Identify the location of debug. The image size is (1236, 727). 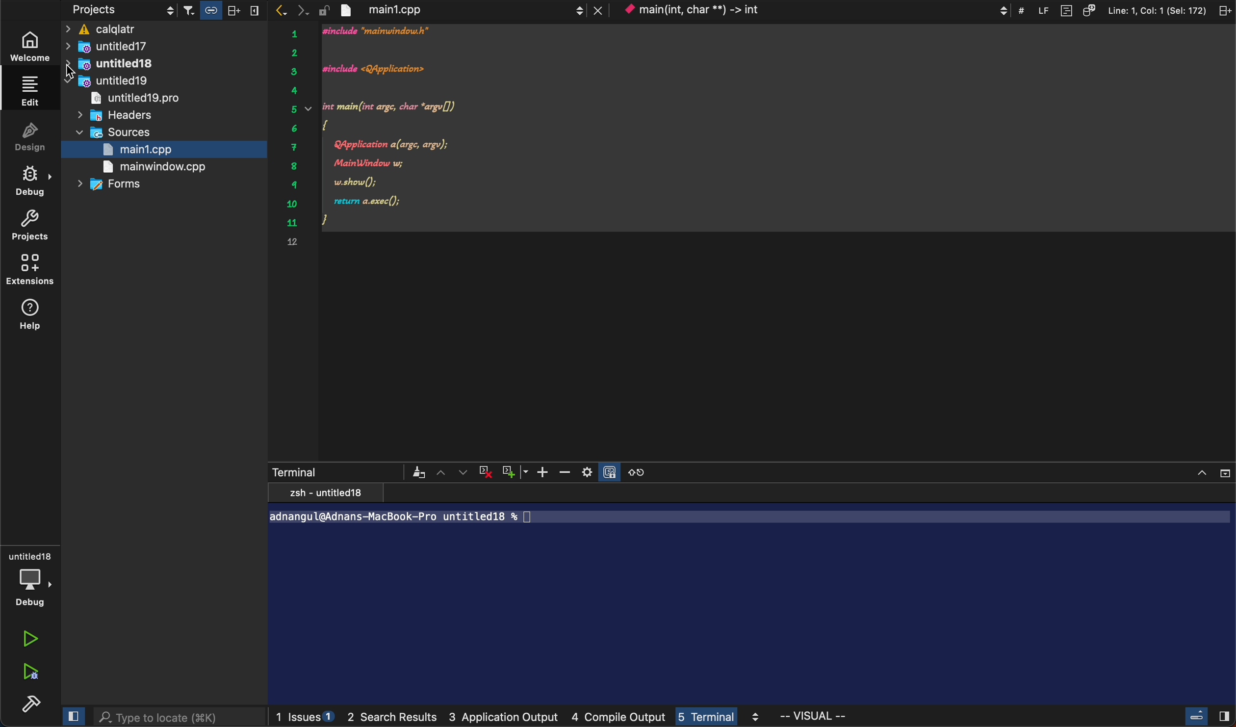
(29, 572).